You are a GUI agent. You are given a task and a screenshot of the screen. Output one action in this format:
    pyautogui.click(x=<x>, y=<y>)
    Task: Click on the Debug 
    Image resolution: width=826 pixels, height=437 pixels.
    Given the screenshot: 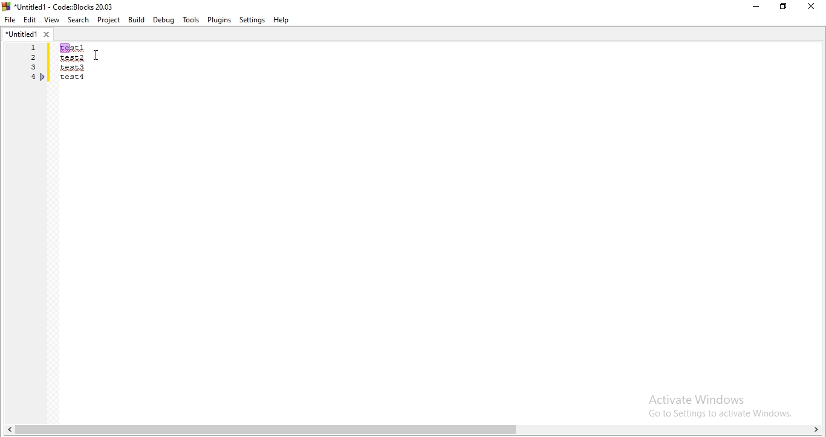 What is the action you would take?
    pyautogui.click(x=163, y=19)
    